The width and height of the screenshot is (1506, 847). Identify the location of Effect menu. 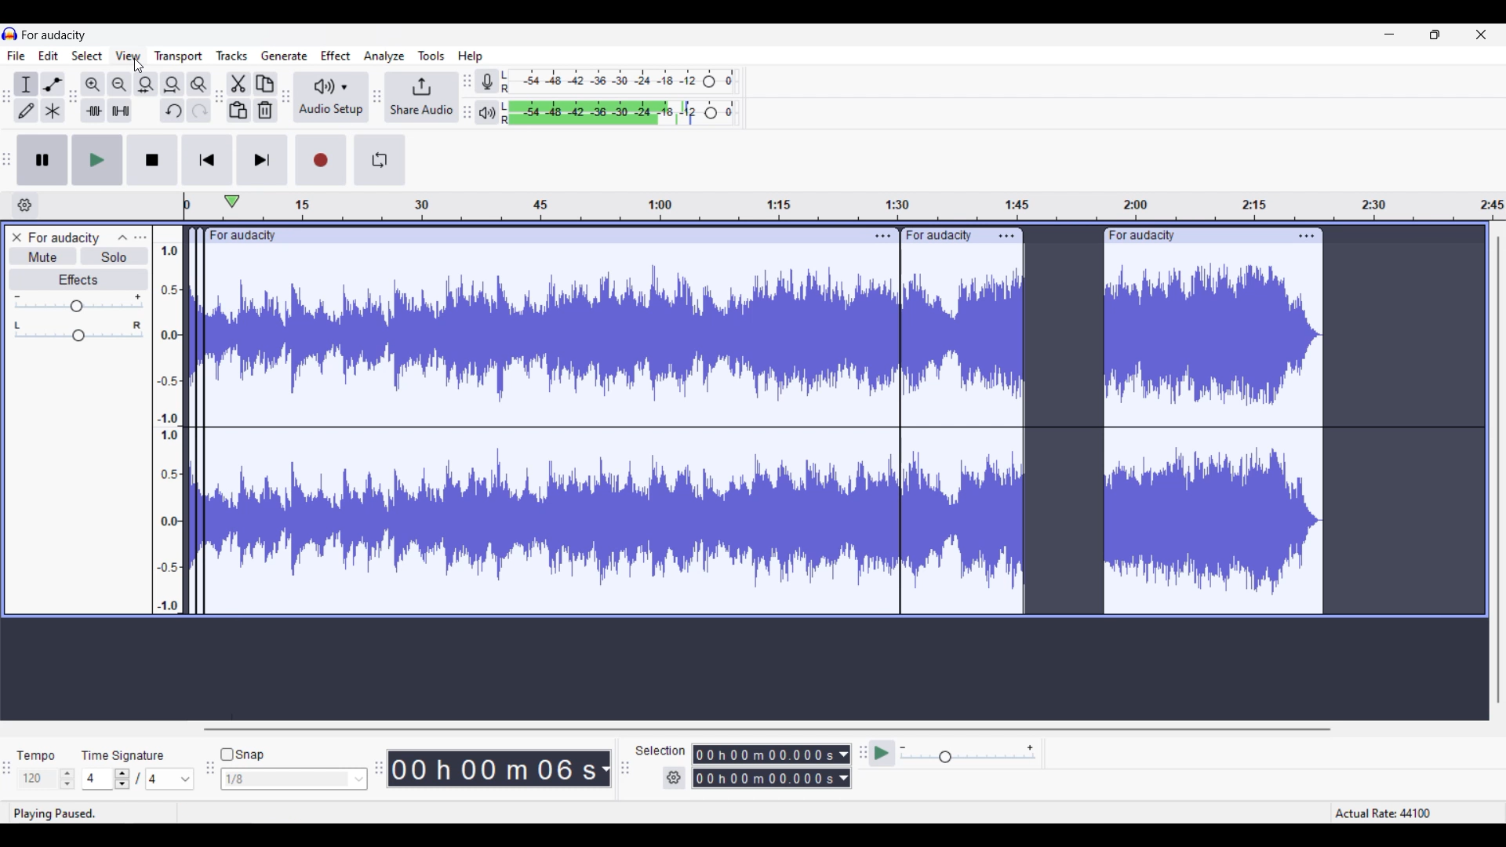
(336, 55).